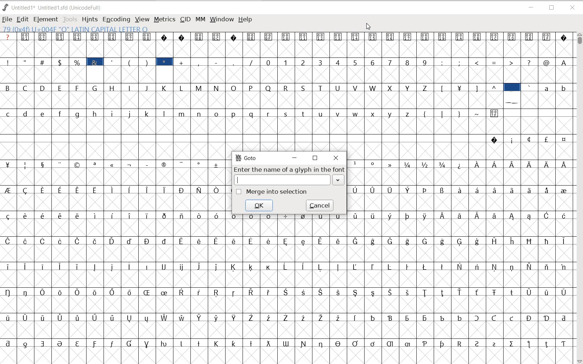 This screenshot has height=364, width=583. I want to click on VIEW, so click(141, 20).